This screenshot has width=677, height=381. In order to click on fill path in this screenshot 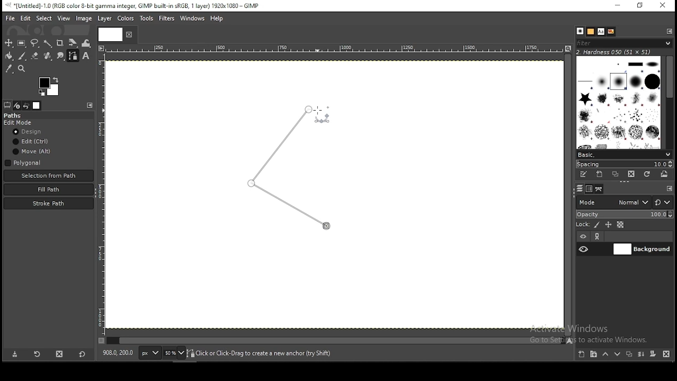, I will do `click(49, 189)`.